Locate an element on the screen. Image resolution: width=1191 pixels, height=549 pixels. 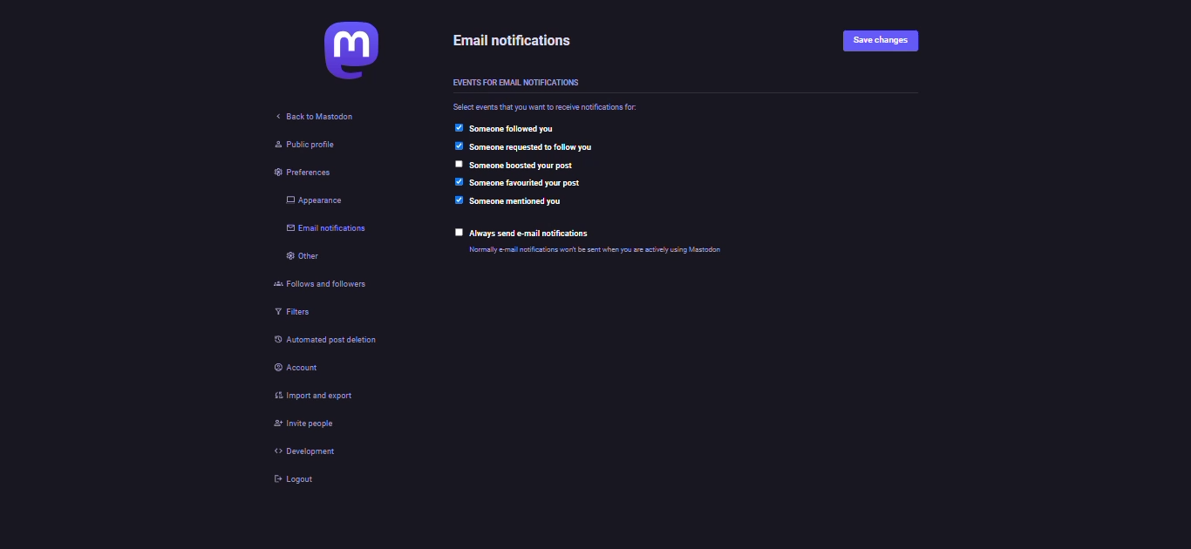
follows and followers is located at coordinates (318, 283).